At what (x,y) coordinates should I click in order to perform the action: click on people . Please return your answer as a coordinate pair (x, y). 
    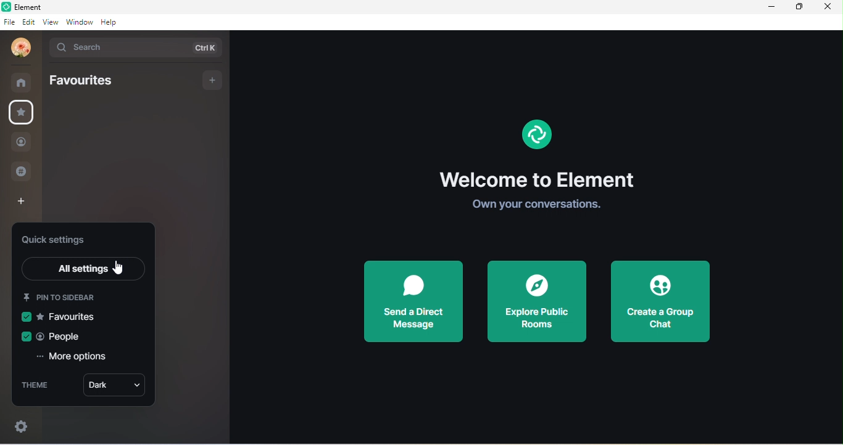
    Looking at the image, I should click on (54, 335).